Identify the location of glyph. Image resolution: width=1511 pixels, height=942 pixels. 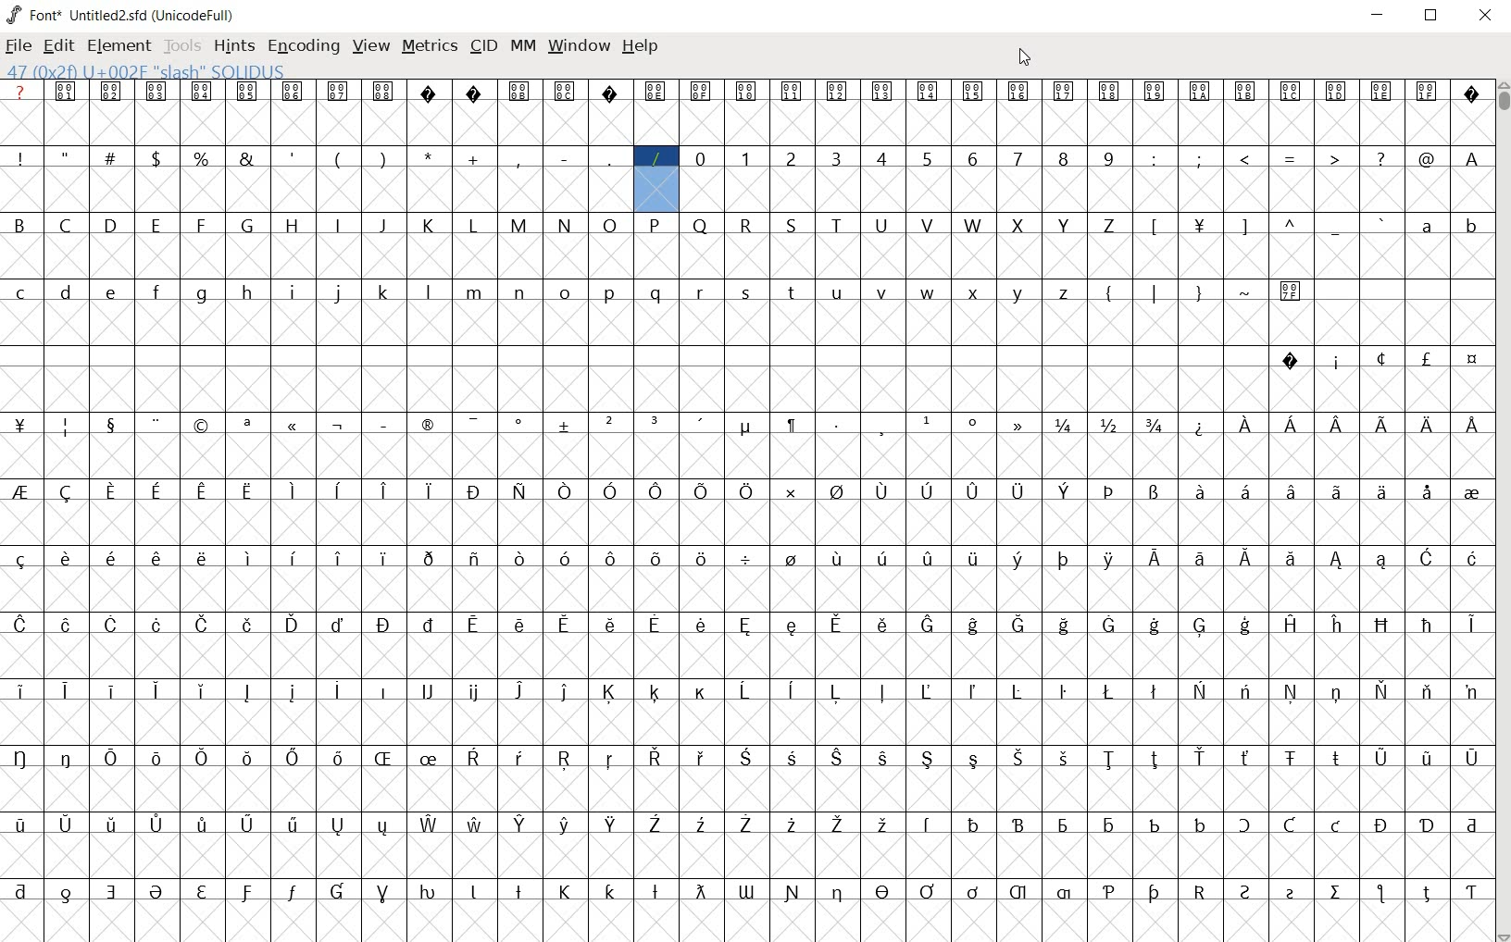
(1063, 826).